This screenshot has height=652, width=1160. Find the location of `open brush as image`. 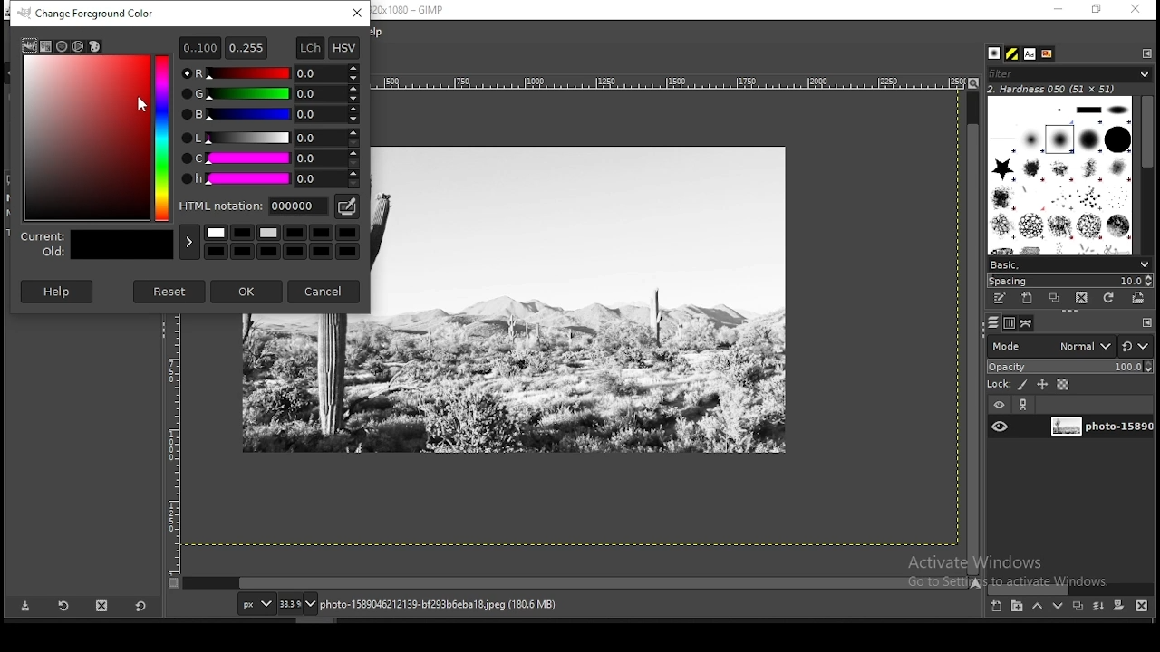

open brush as image is located at coordinates (1139, 299).